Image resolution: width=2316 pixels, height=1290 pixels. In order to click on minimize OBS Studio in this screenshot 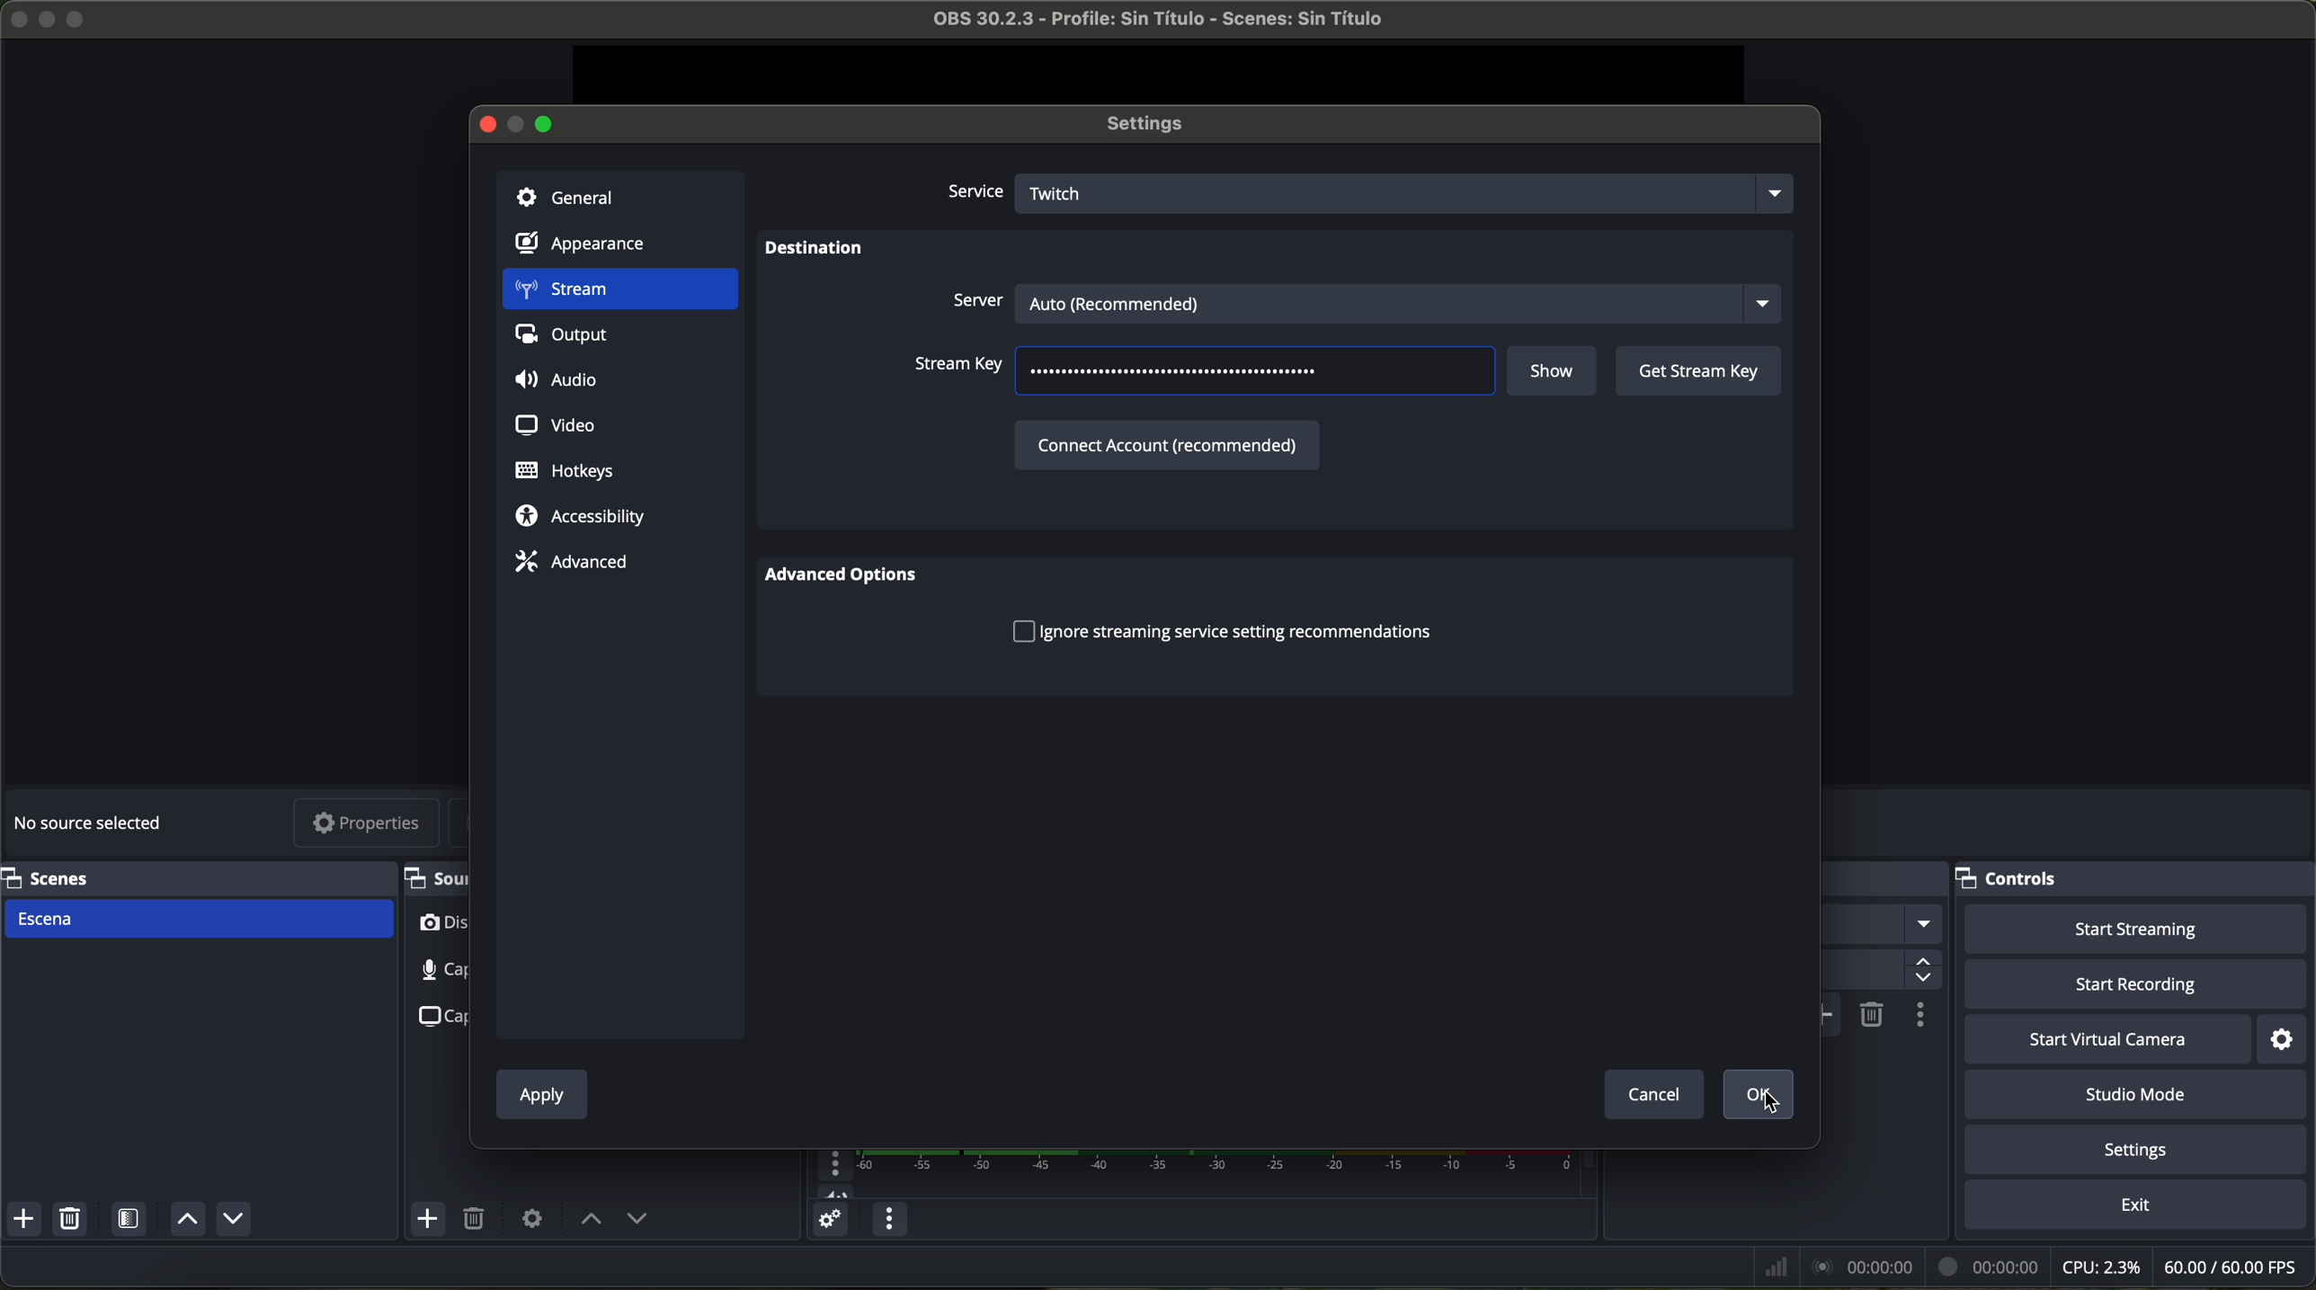, I will do `click(50, 17)`.